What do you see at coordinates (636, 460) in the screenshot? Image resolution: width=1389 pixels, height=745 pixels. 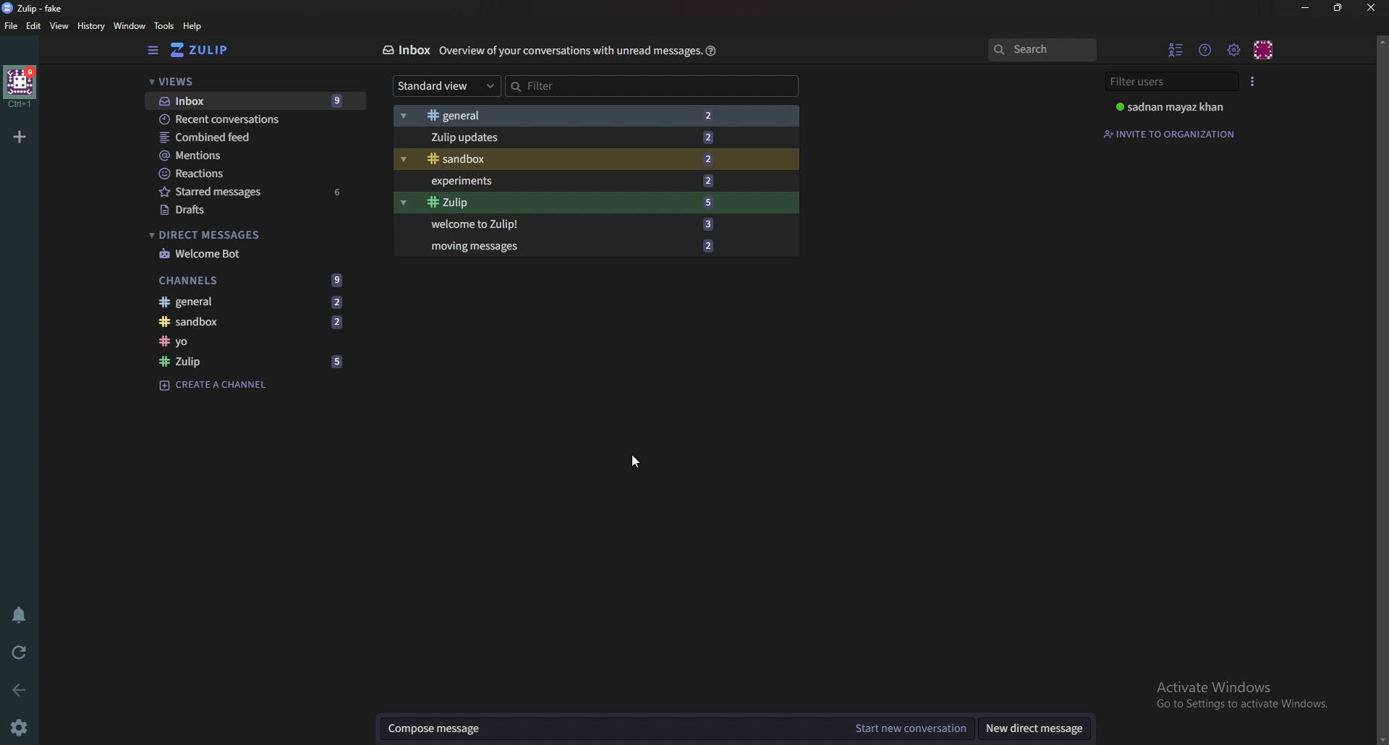 I see `Cursor` at bounding box center [636, 460].